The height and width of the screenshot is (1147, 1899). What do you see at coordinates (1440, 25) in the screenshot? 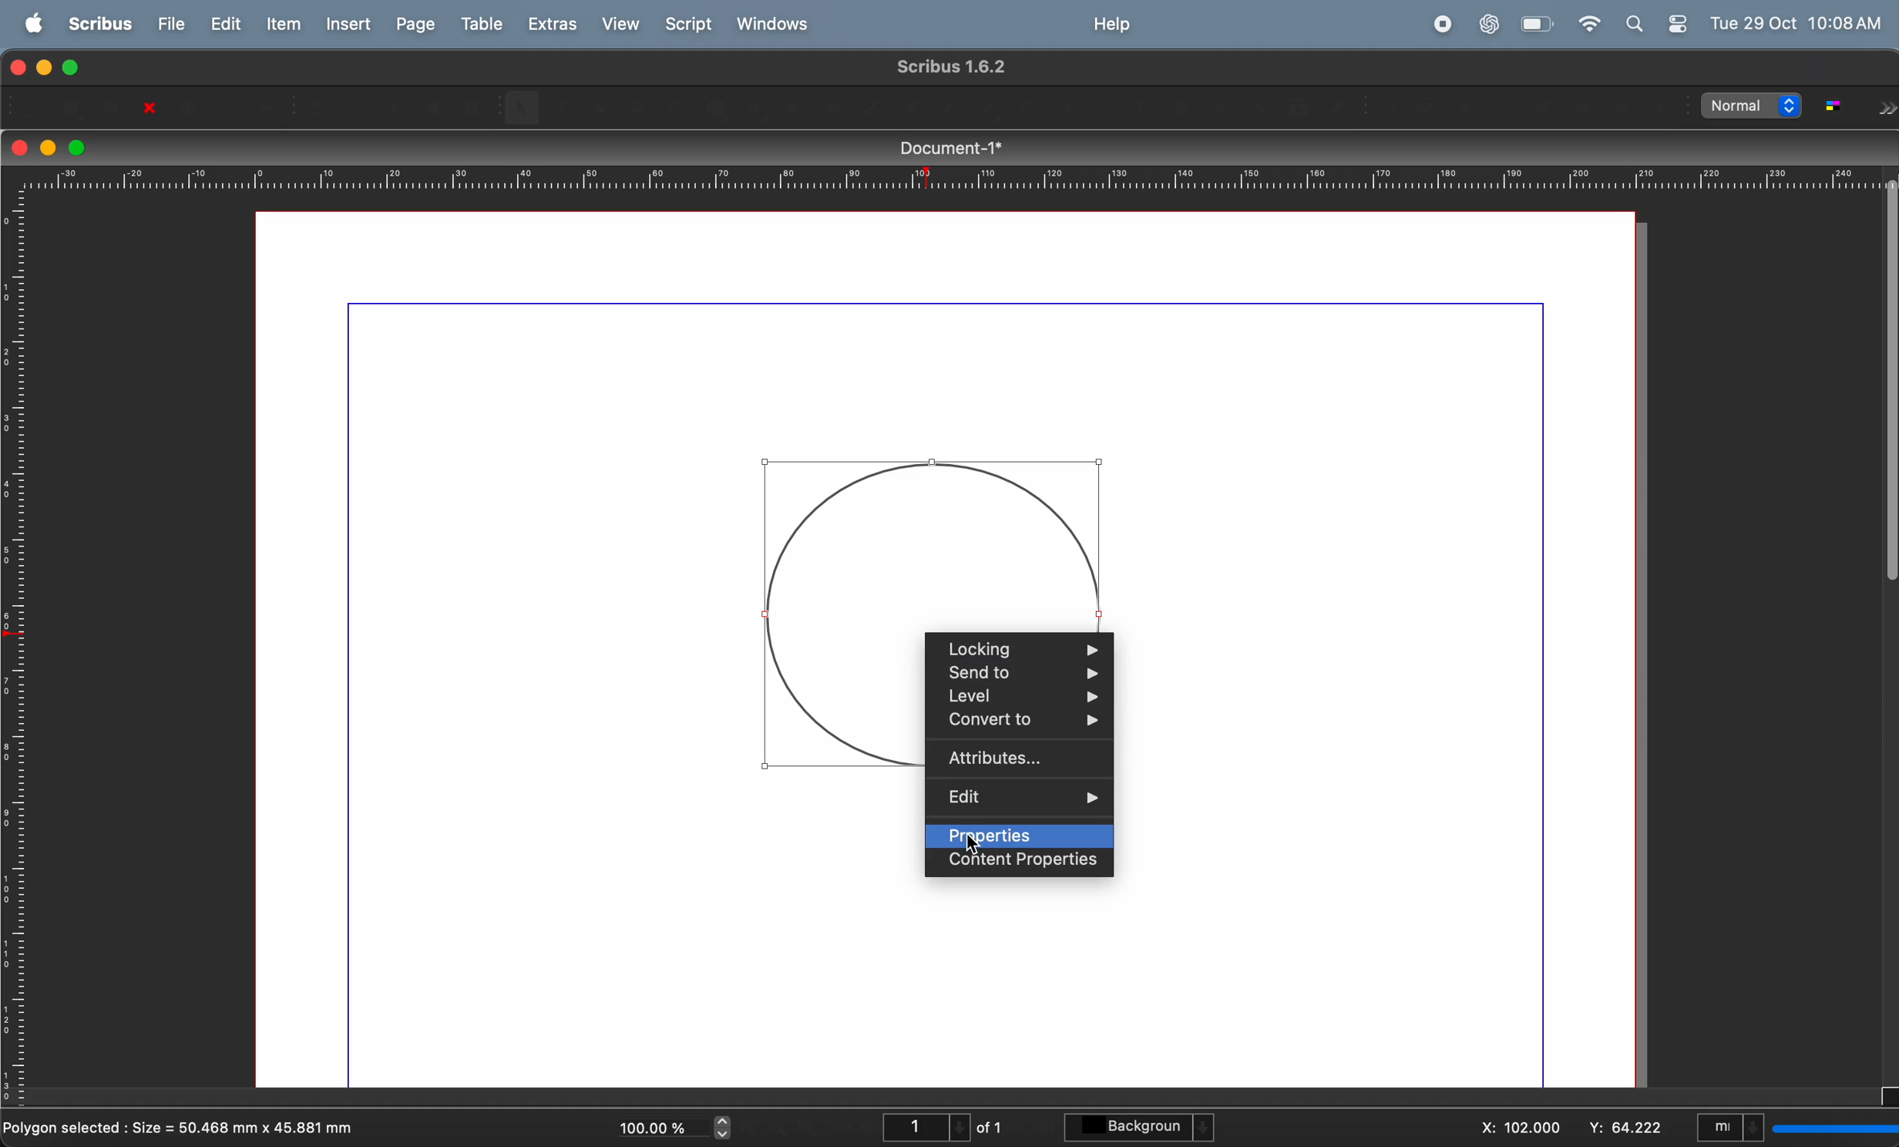
I see `record` at bounding box center [1440, 25].